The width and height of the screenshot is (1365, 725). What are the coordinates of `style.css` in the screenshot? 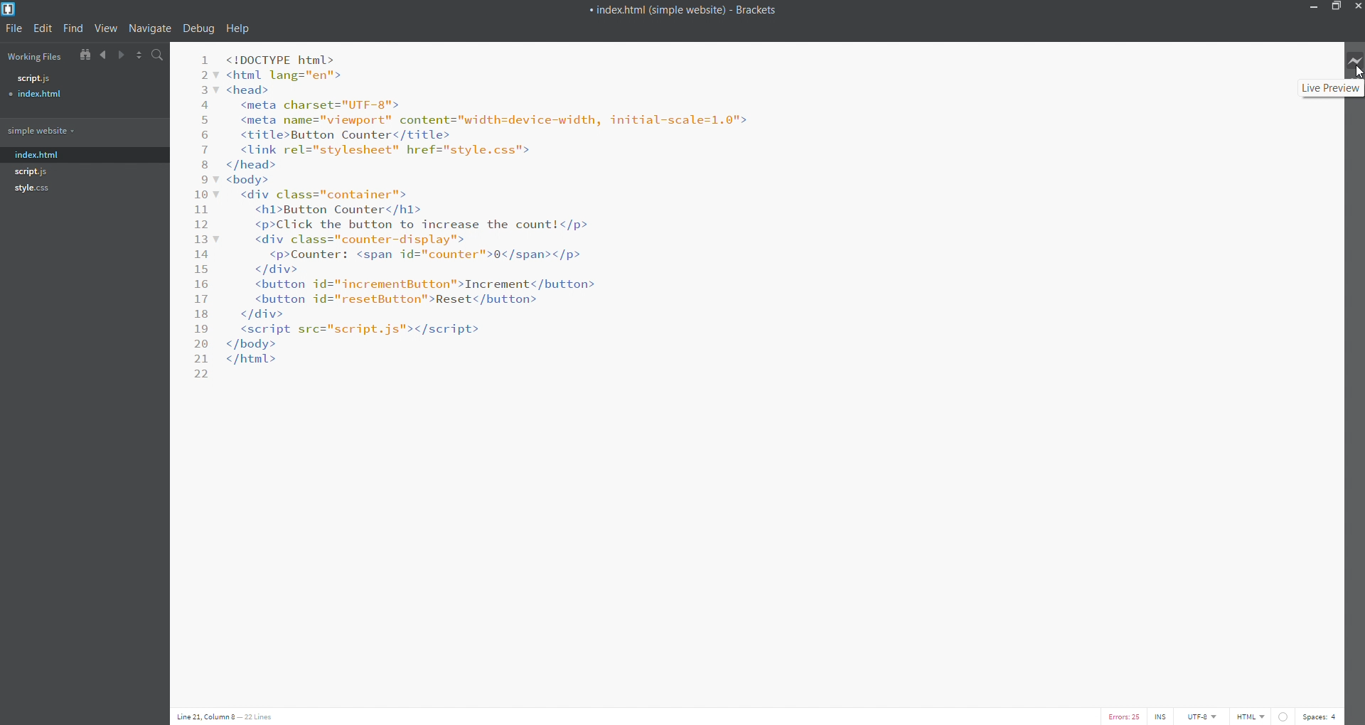 It's located at (33, 189).